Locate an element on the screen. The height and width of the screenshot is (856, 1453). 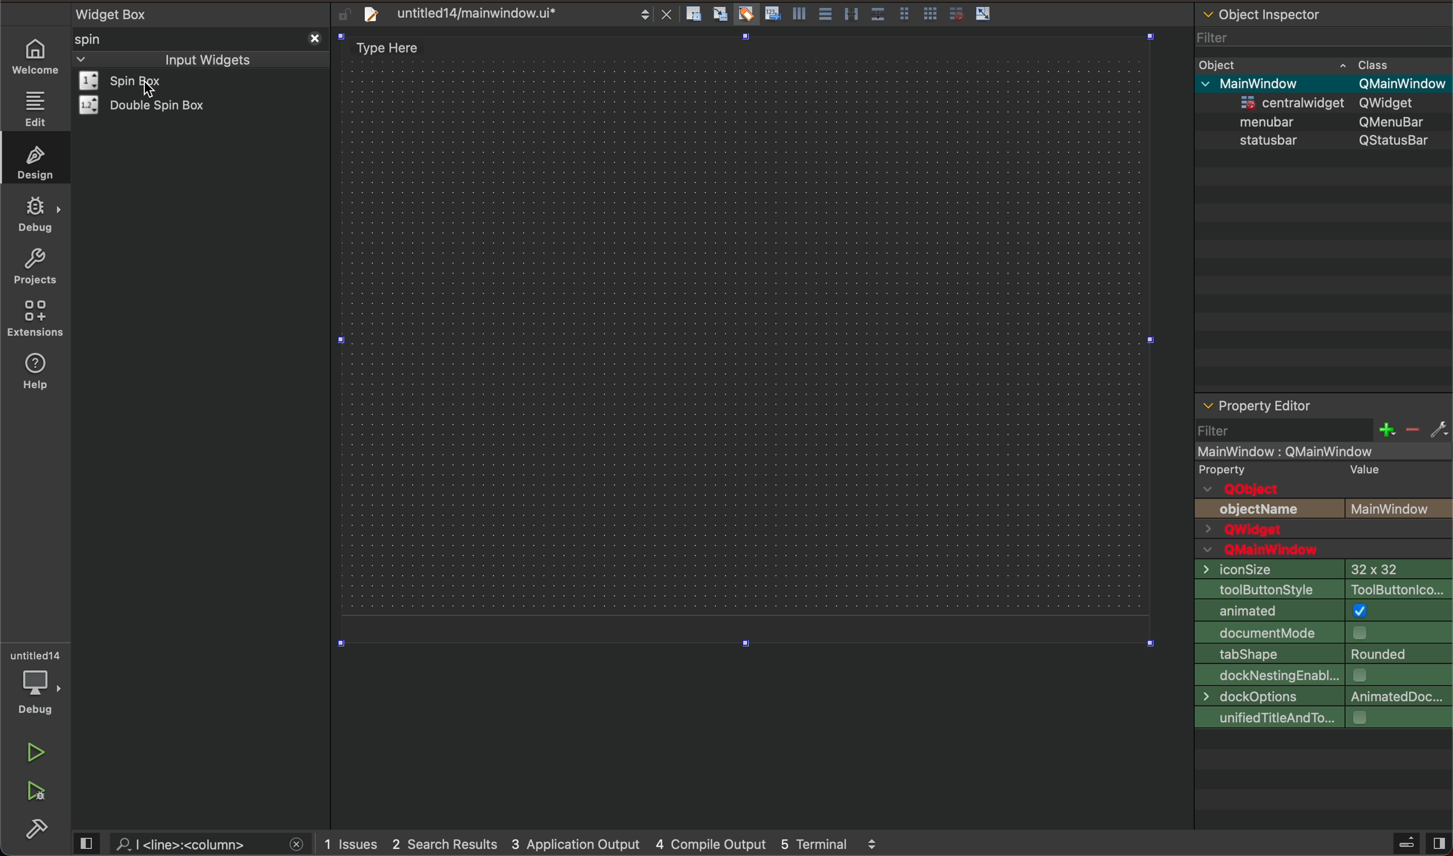
layout action is located at coordinates (843, 12).